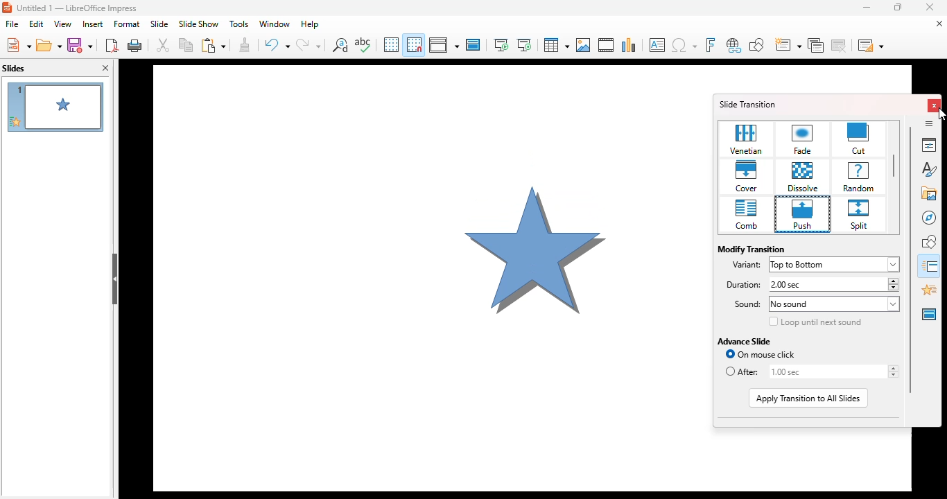 This screenshot has width=947, height=499. I want to click on open, so click(49, 44).